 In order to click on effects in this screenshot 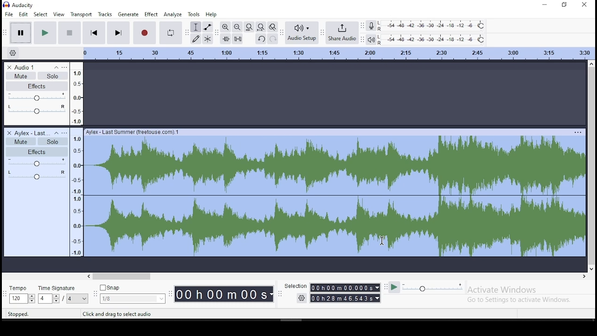, I will do `click(35, 151)`.